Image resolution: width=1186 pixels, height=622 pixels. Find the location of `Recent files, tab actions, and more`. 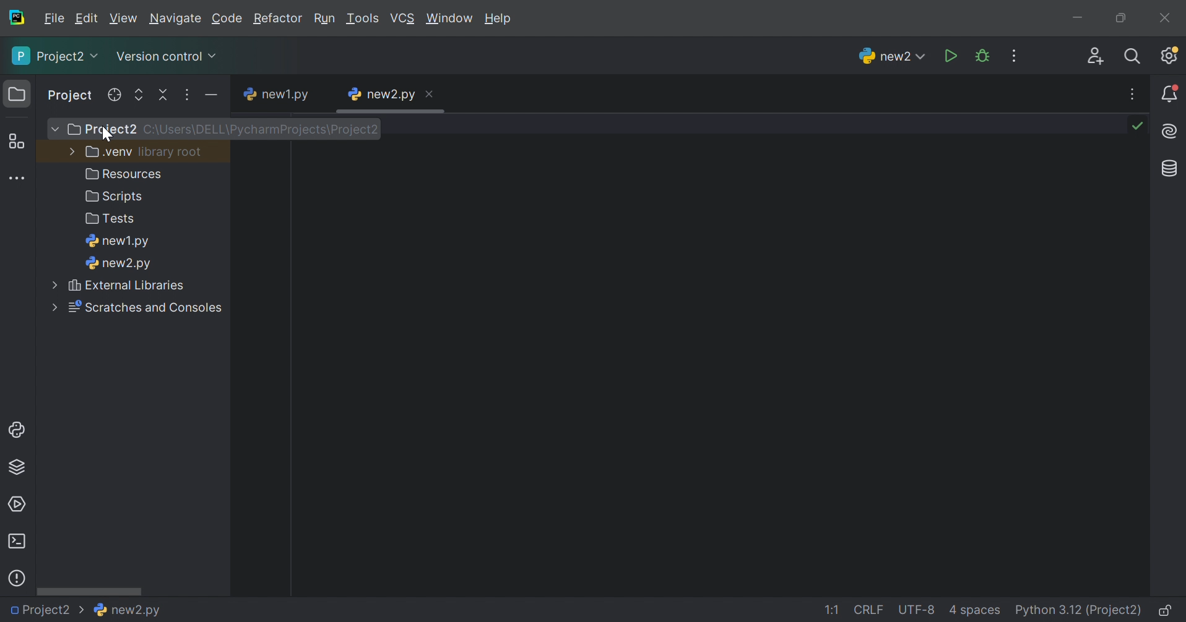

Recent files, tab actions, and more is located at coordinates (1133, 94).